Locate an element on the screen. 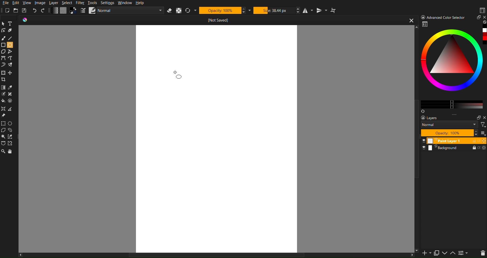  close is located at coordinates (484, 17).